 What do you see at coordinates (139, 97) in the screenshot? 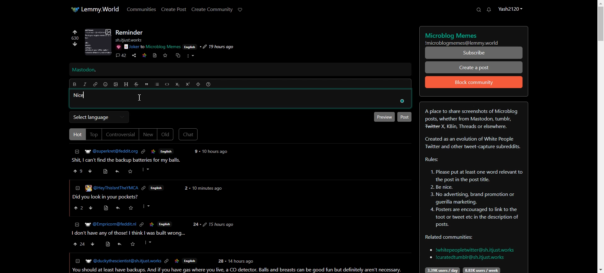
I see `Text Cursor` at bounding box center [139, 97].